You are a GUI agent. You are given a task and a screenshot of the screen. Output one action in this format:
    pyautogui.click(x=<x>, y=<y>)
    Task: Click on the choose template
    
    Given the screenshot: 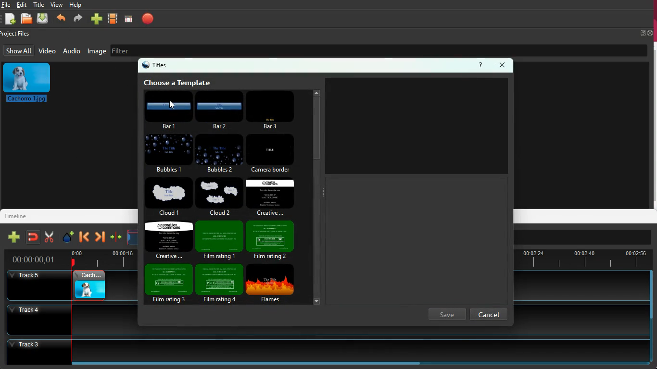 What is the action you would take?
    pyautogui.click(x=178, y=82)
    